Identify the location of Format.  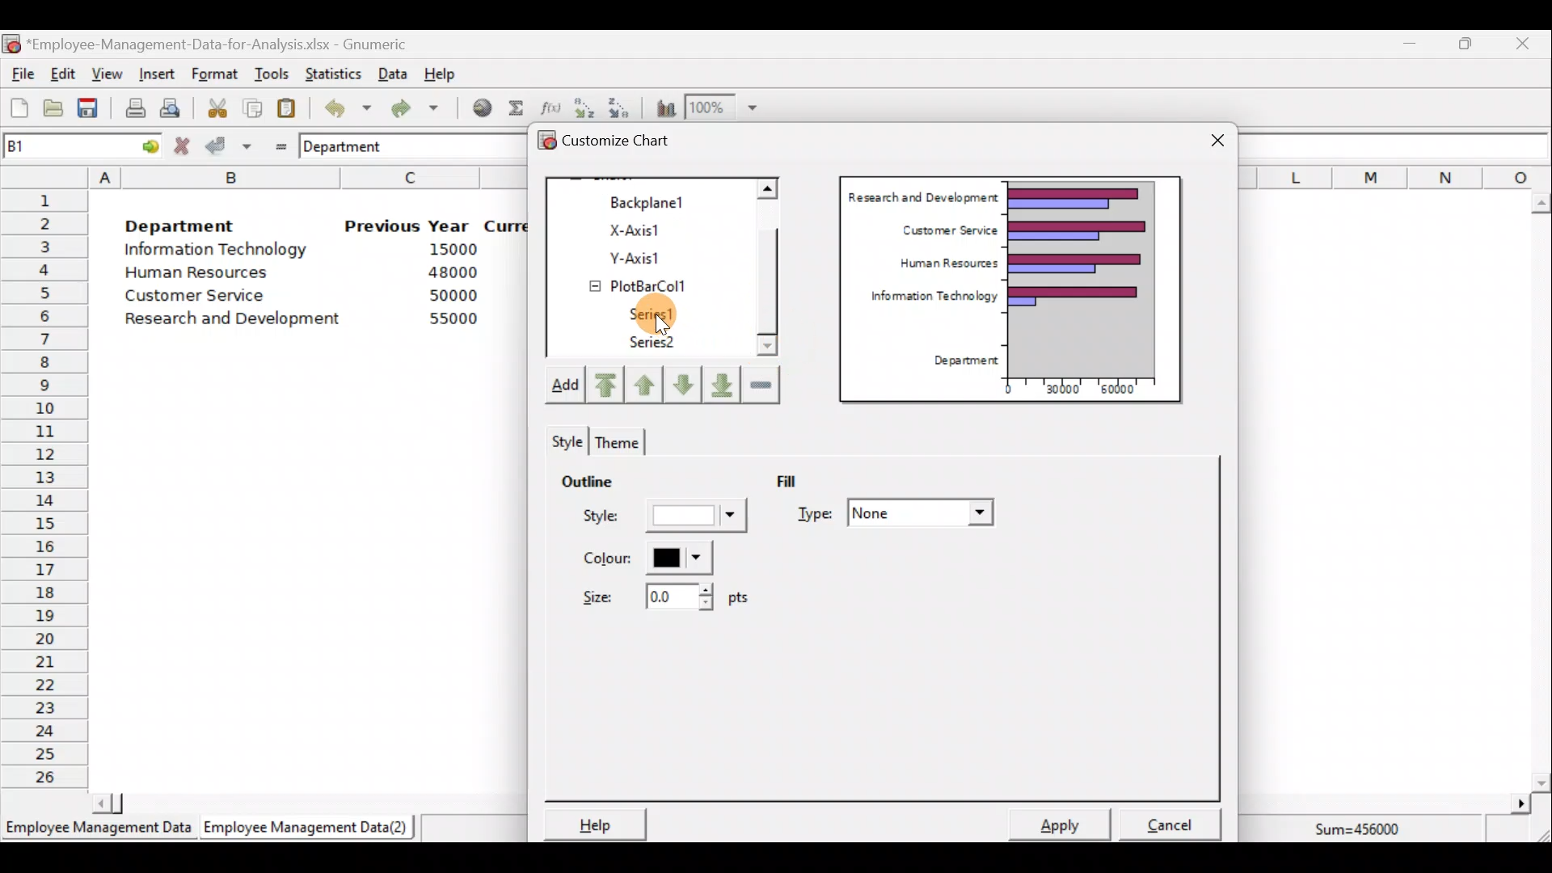
(214, 75).